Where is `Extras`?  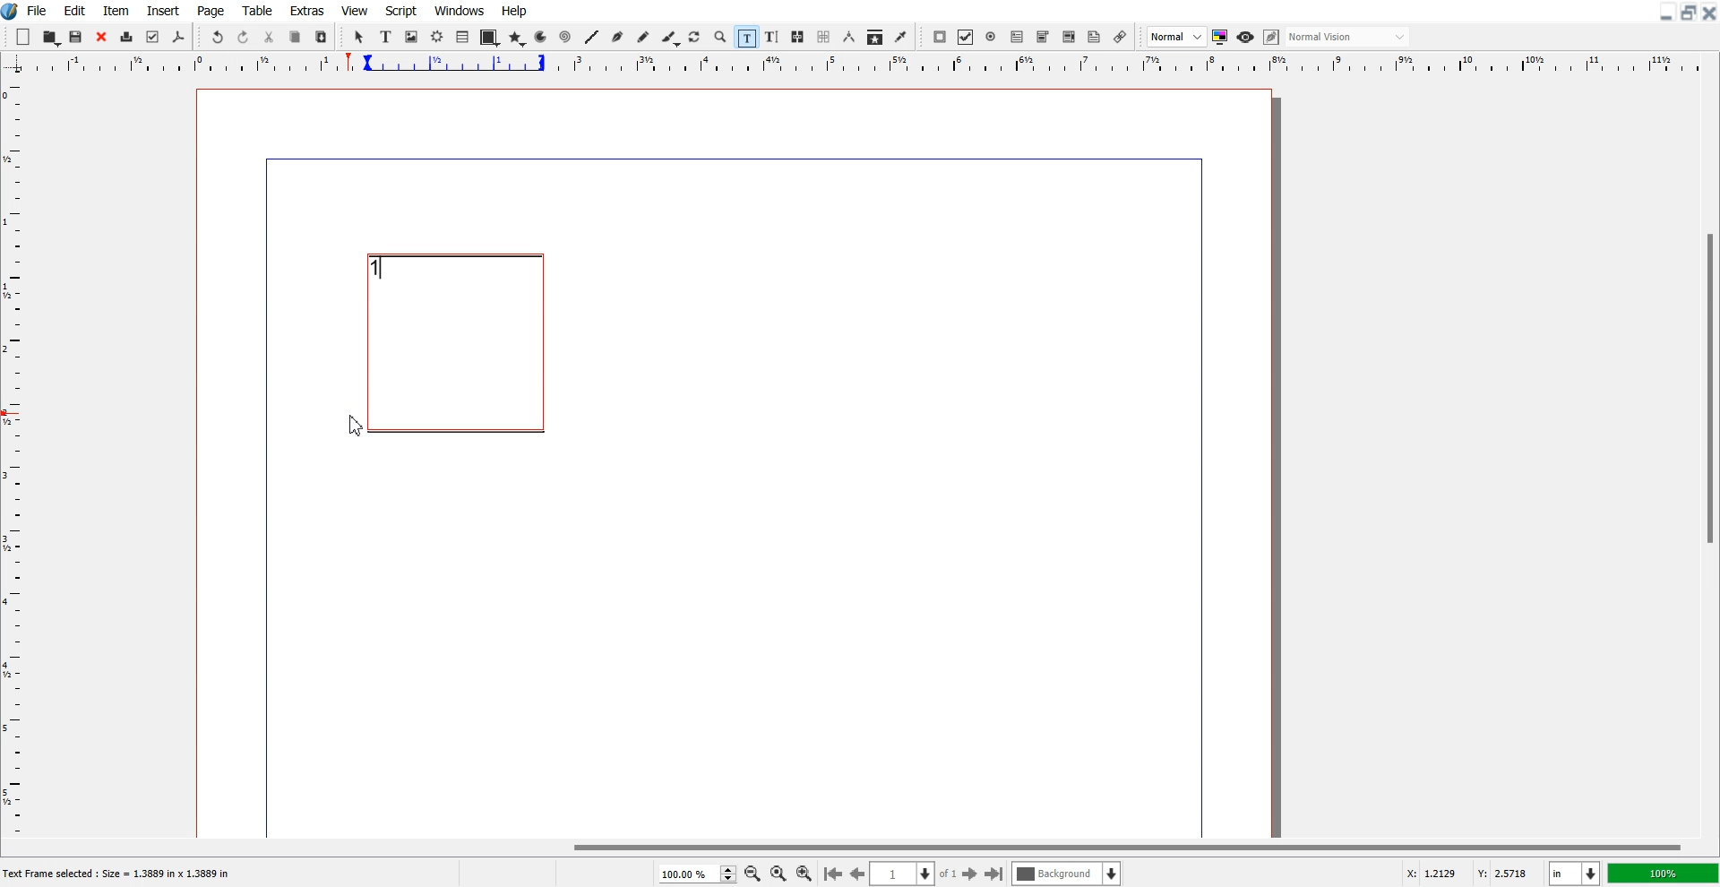 Extras is located at coordinates (307, 10).